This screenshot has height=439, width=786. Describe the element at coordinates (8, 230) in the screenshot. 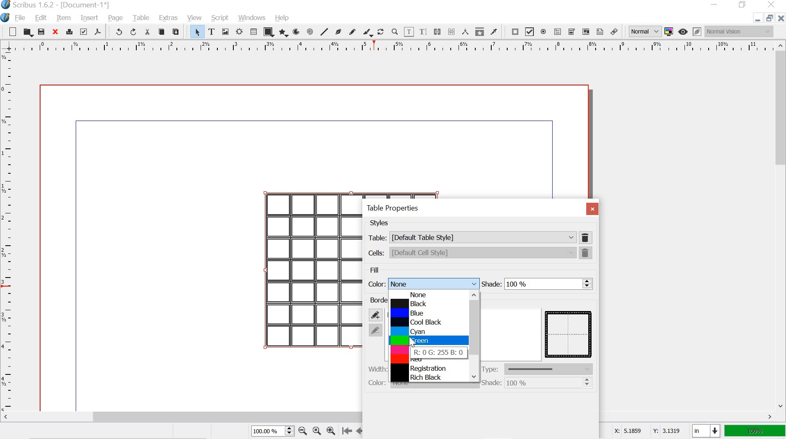

I see `ruler` at that location.